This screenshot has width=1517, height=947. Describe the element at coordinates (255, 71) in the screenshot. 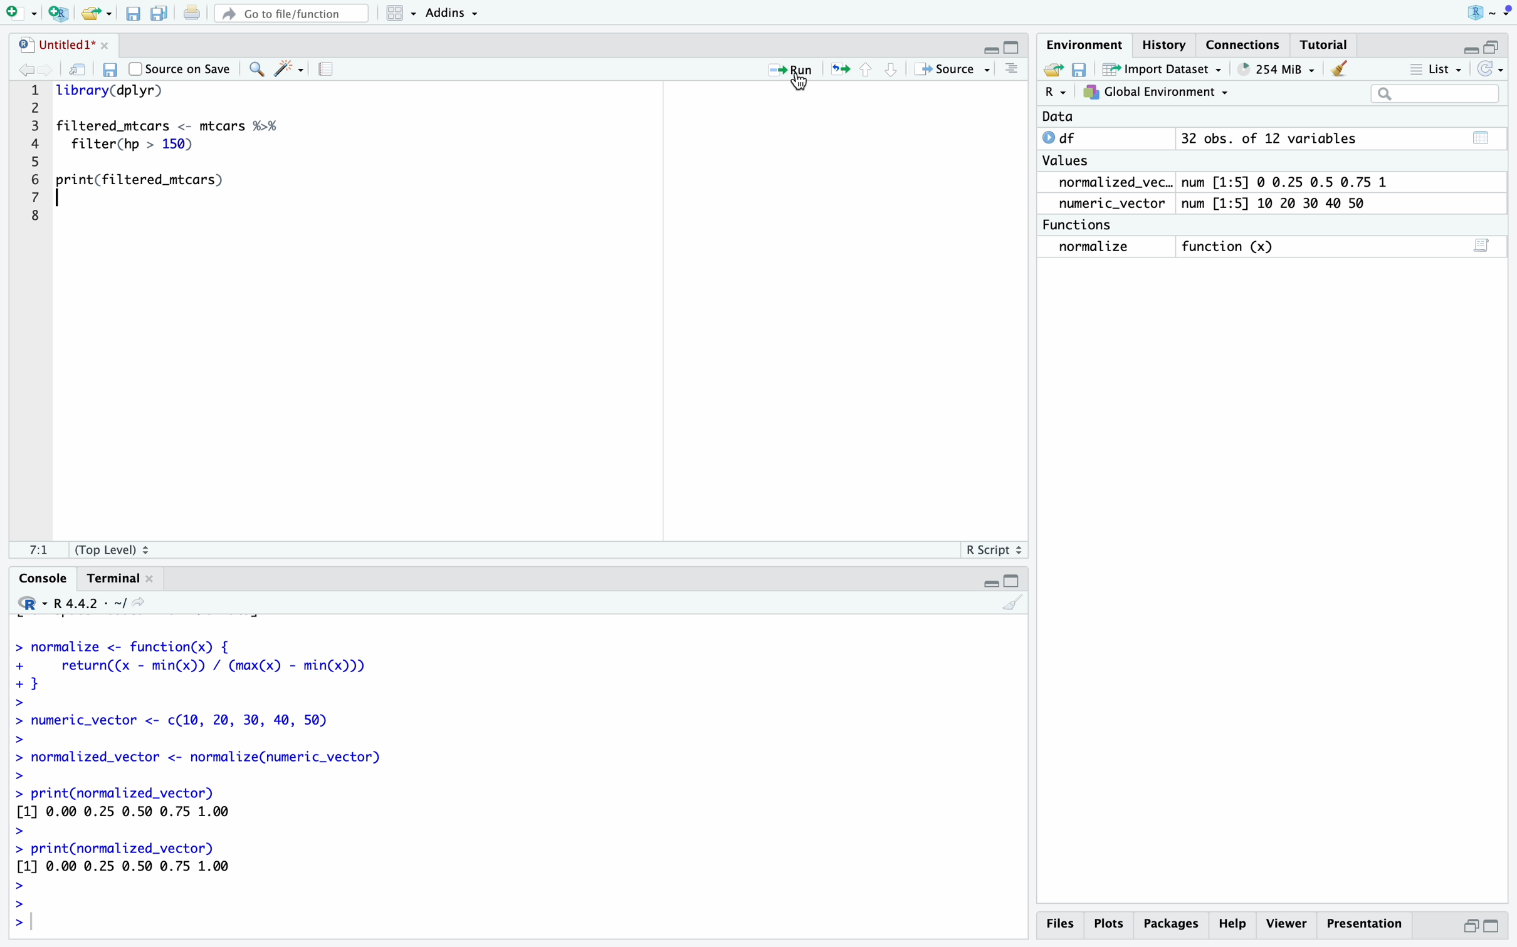

I see `find and replace` at that location.